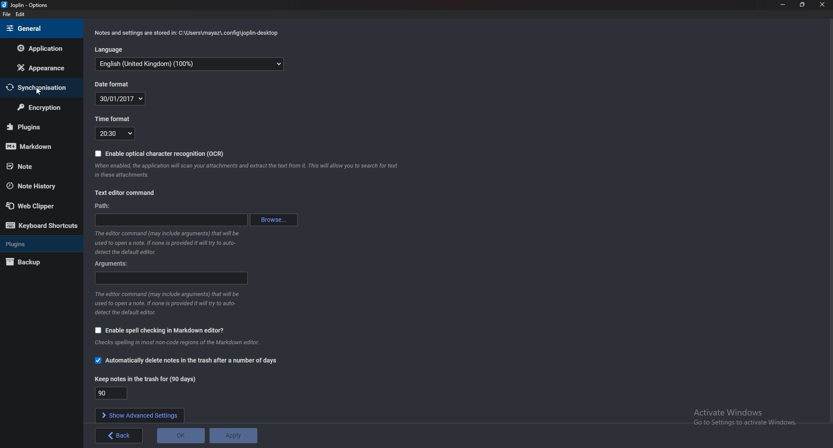 Image resolution: width=833 pixels, height=448 pixels. What do you see at coordinates (162, 330) in the screenshot?
I see `Enable spell checking in Markdown editor` at bounding box center [162, 330].